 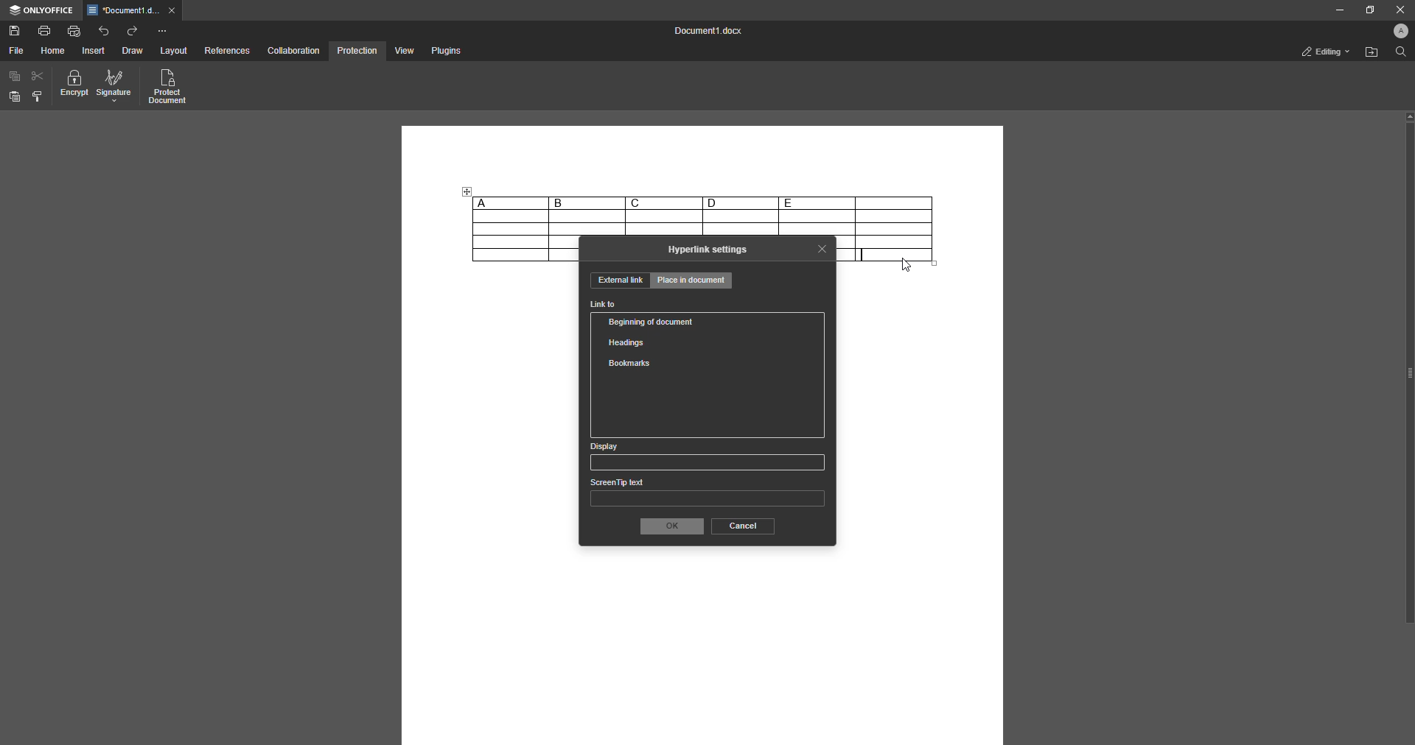 I want to click on Headings, so click(x=630, y=341).